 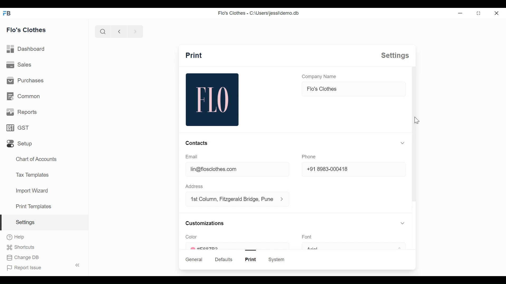 I want to click on color, so click(x=191, y=237).